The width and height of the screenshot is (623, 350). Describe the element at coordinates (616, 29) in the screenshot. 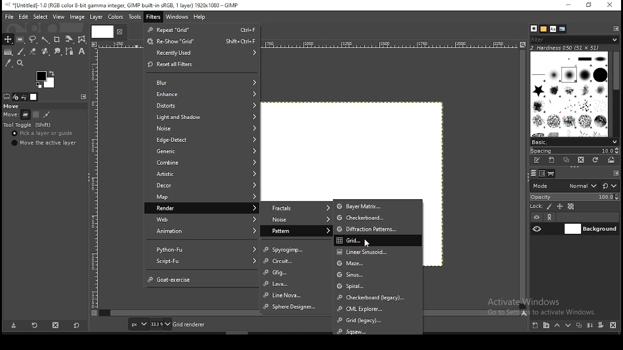

I see `cinfigure this tab` at that location.